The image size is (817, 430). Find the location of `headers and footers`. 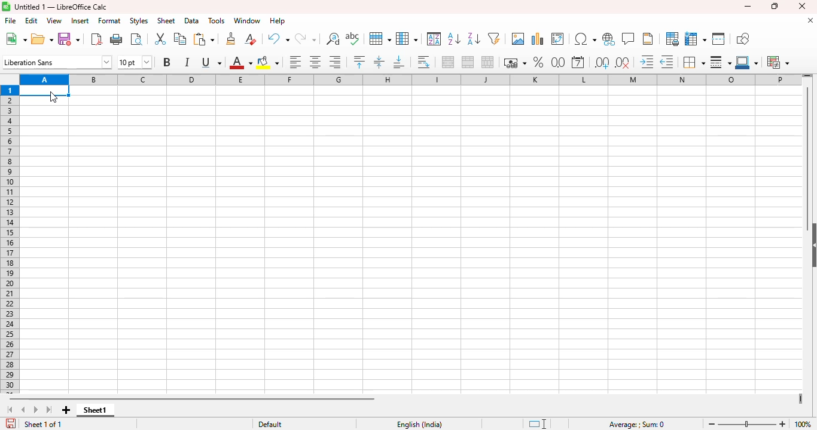

headers and footers is located at coordinates (648, 39).